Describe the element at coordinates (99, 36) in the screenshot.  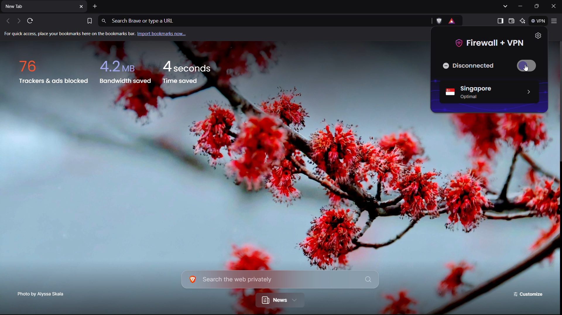
I see `Import bookmarks` at that location.